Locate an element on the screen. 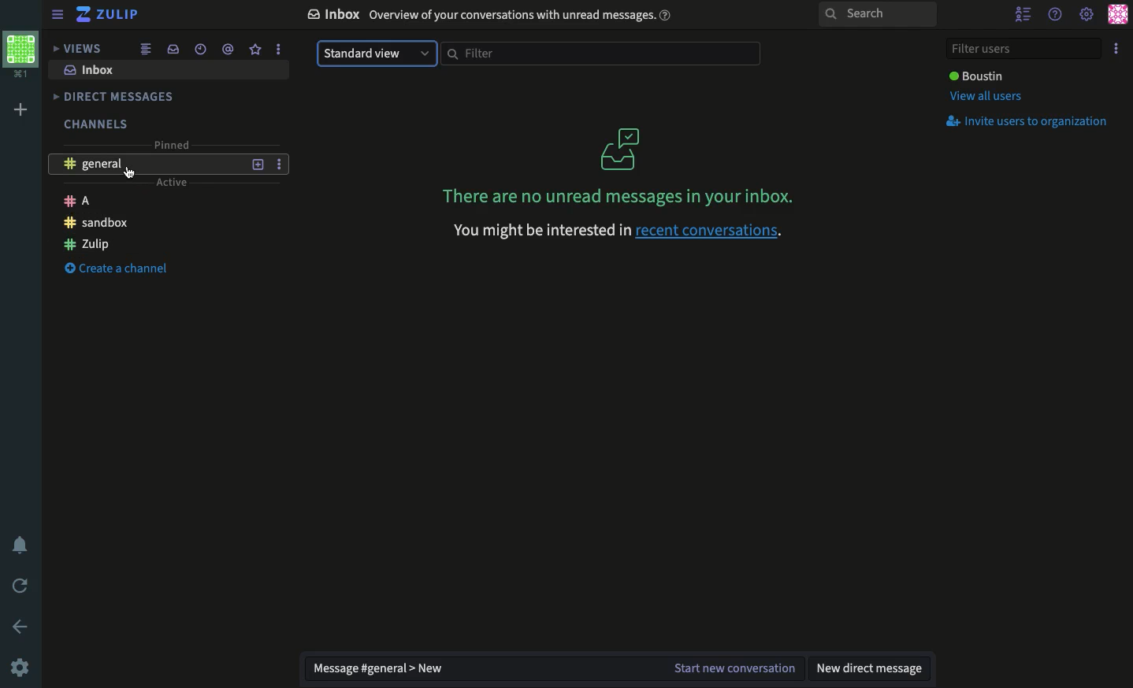  Mouse Pointer is located at coordinates (129, 174).